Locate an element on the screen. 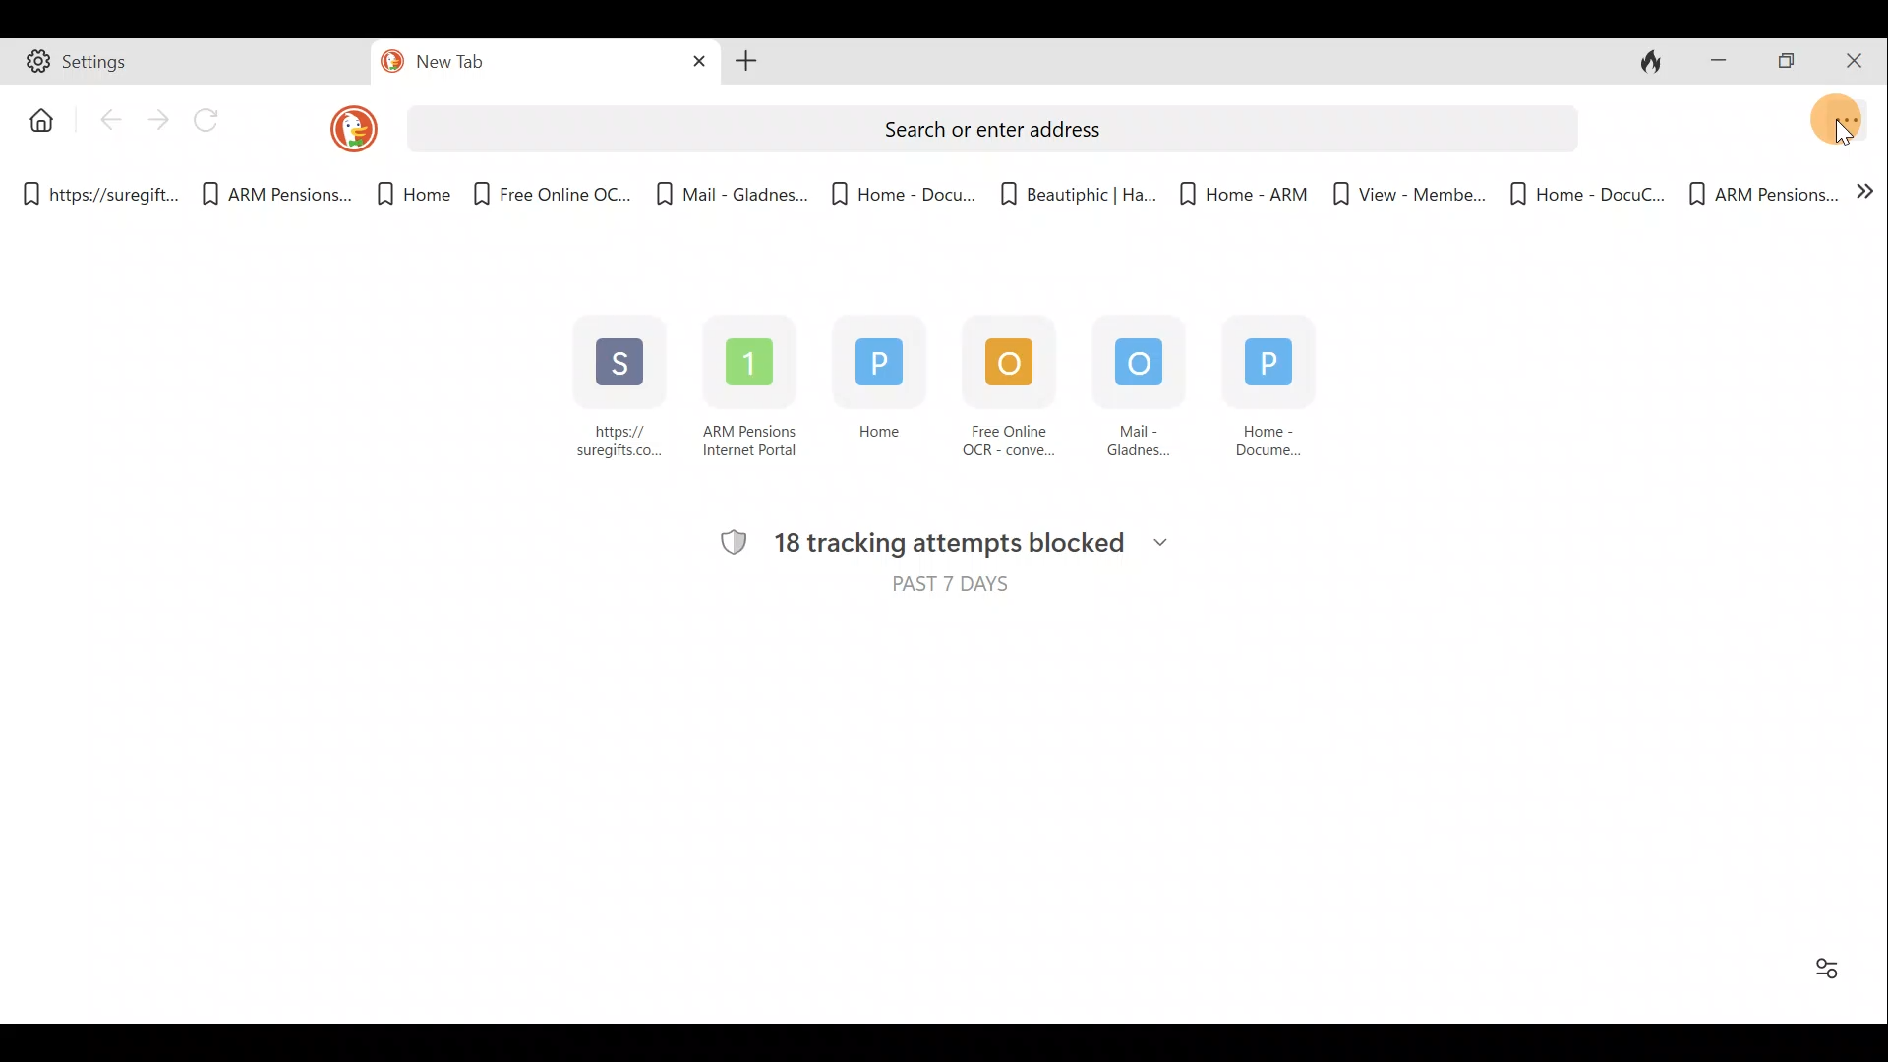  Home -
Docume... is located at coordinates (1279, 399).